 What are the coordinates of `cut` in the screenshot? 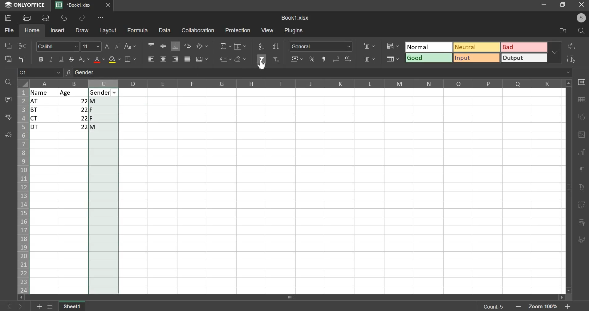 It's located at (22, 46).